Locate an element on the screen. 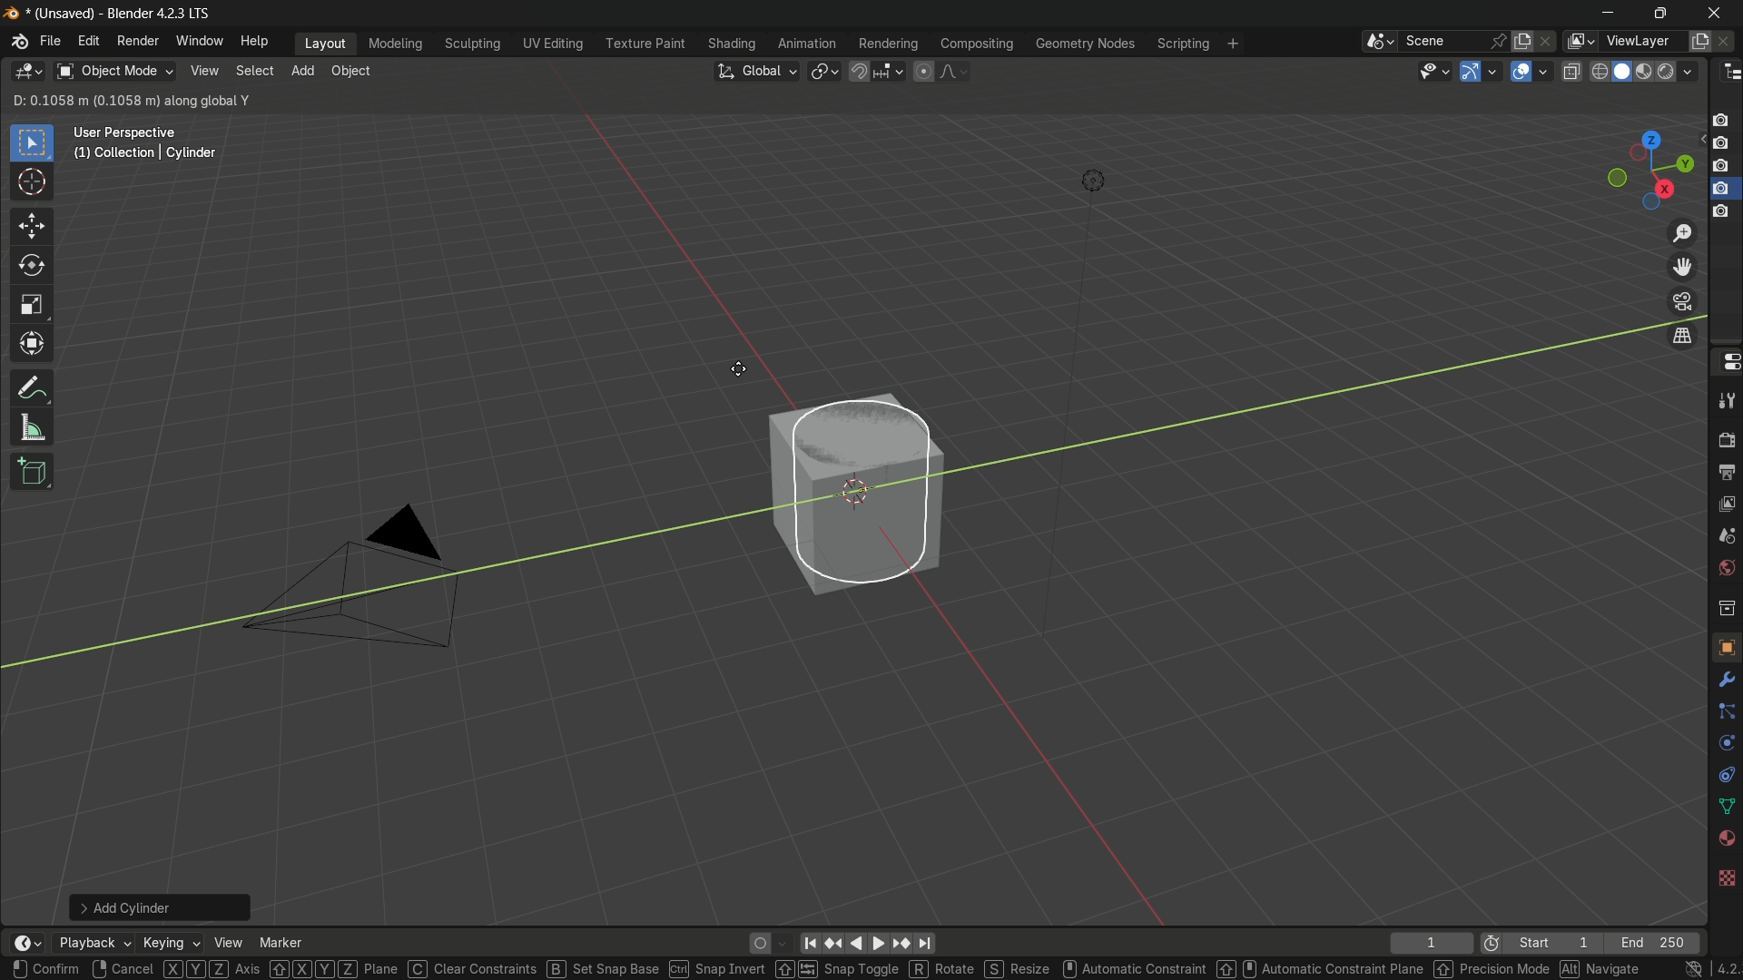 The width and height of the screenshot is (1743, 980). material preview is located at coordinates (1648, 73).